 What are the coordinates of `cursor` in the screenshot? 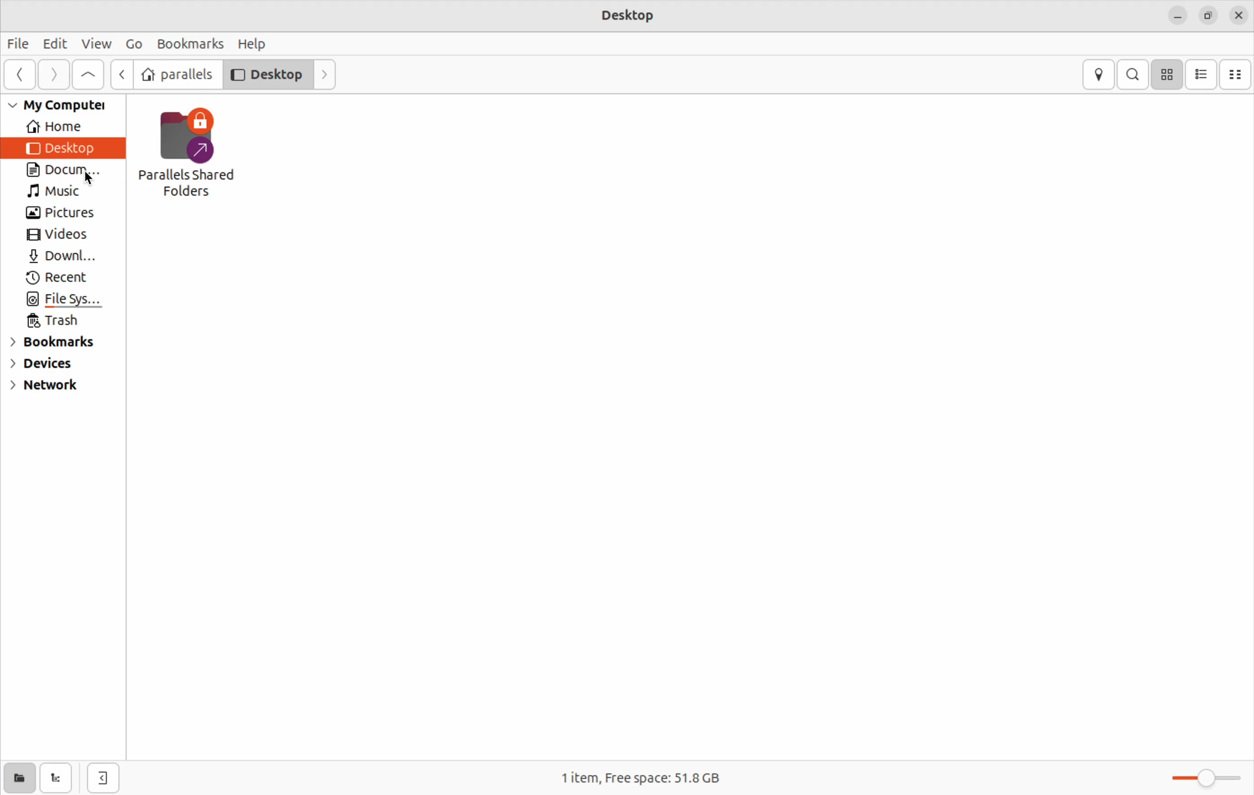 It's located at (90, 180).